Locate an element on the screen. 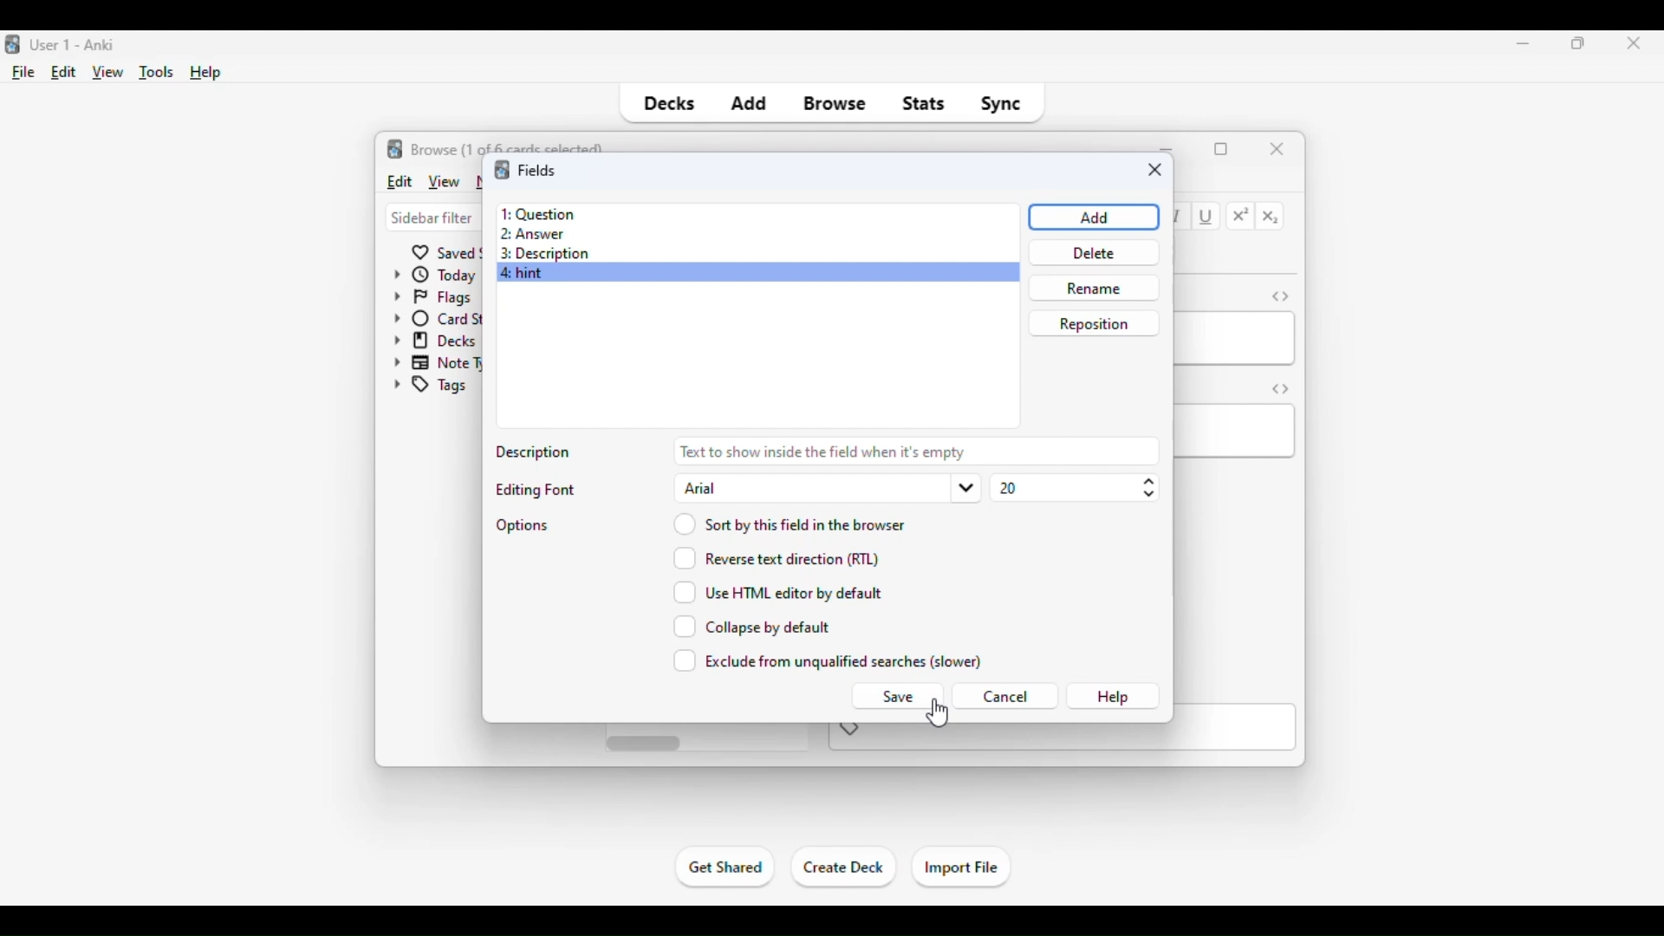 The height and width of the screenshot is (936, 1664). edit is located at coordinates (64, 72).